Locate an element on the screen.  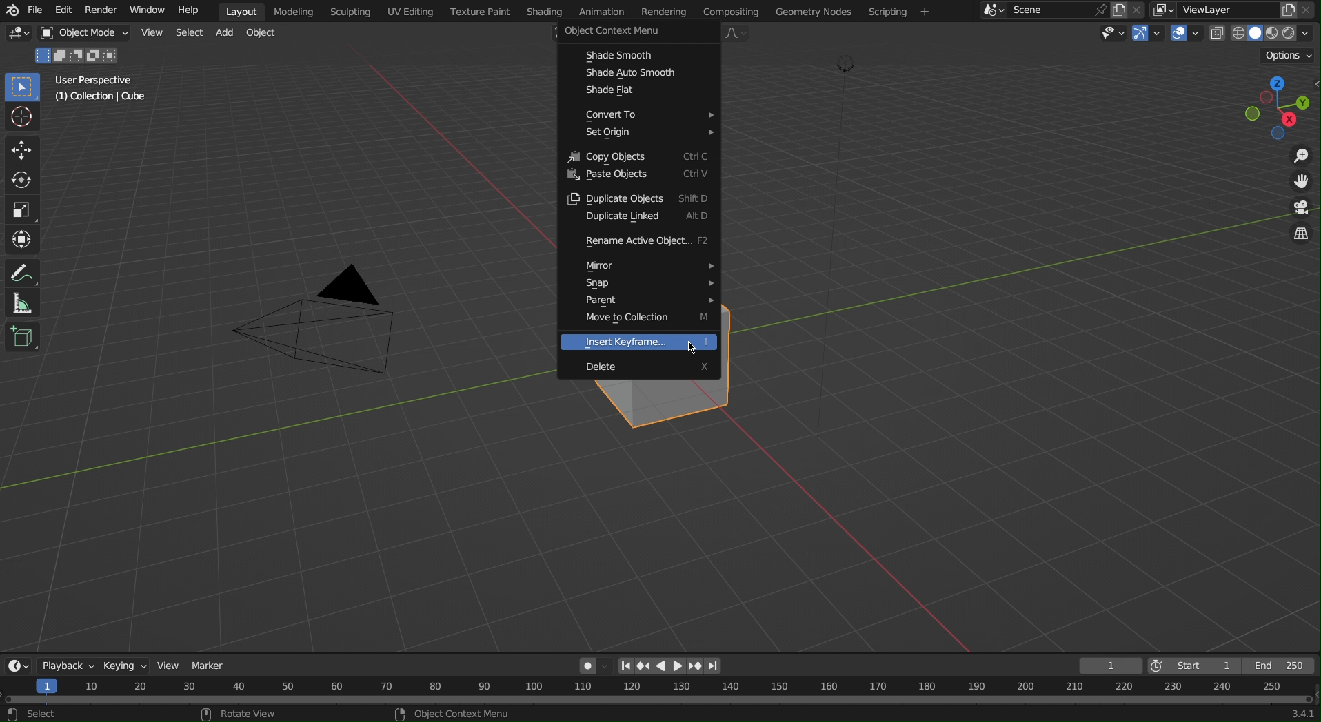
merge with no common thing is located at coordinates (96, 55).